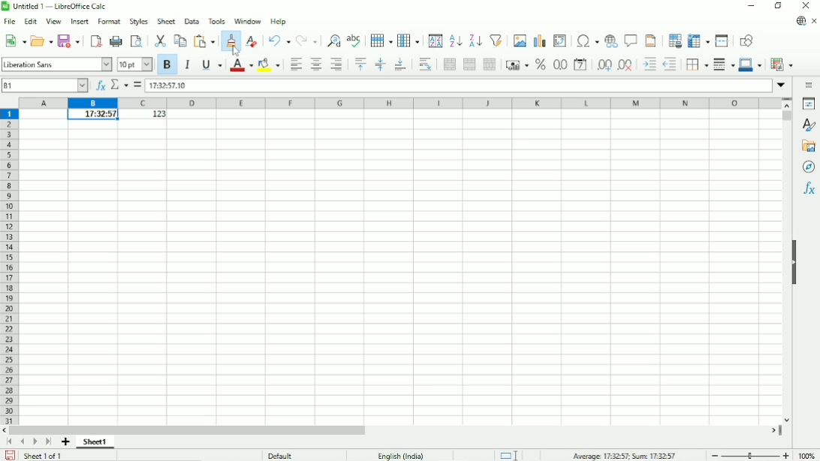 This screenshot has height=461, width=820. Describe the element at coordinates (44, 85) in the screenshot. I see `Cell name` at that location.